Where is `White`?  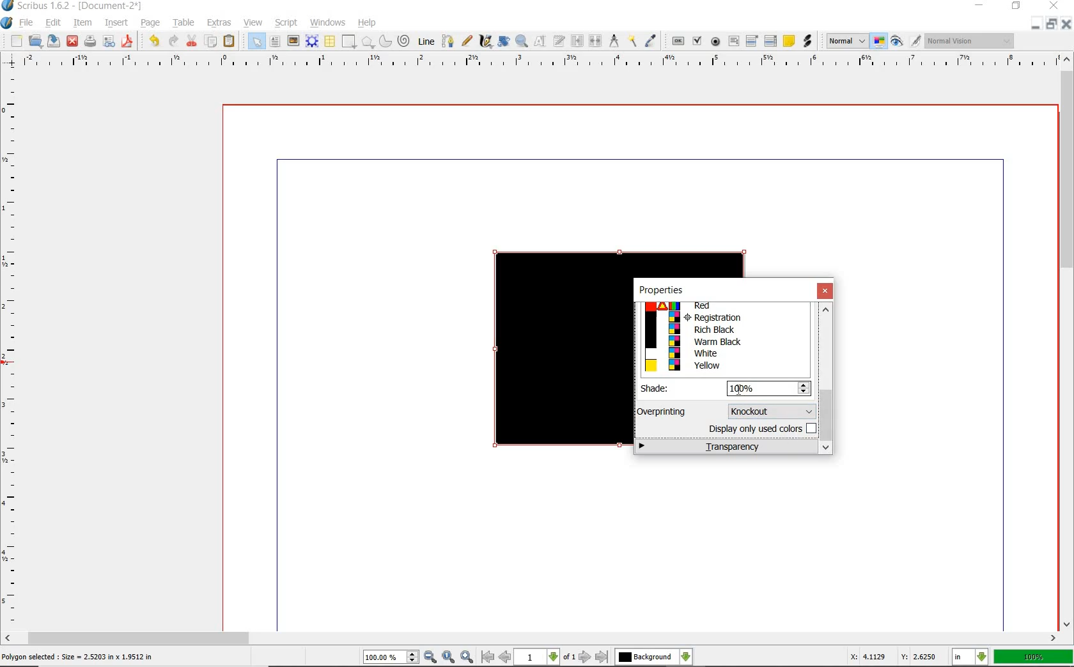 White is located at coordinates (722, 353).